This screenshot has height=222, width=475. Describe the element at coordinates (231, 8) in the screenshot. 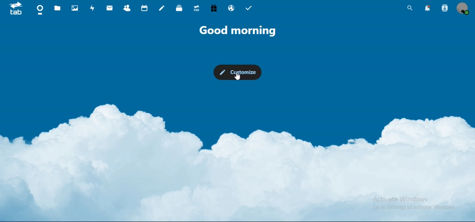

I see `email hosting` at that location.